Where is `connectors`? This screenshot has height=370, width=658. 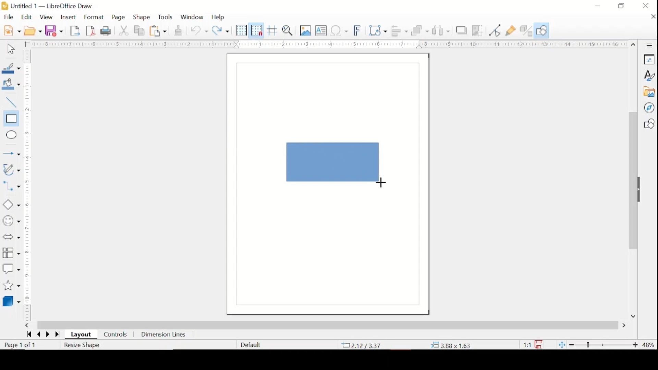
connectors is located at coordinates (11, 187).